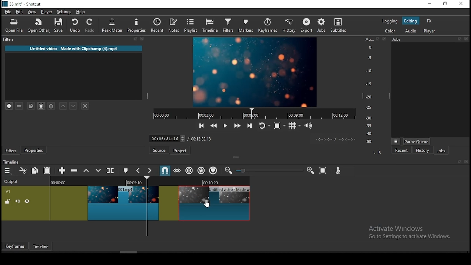  What do you see at coordinates (86, 106) in the screenshot?
I see `deselct filter` at bounding box center [86, 106].